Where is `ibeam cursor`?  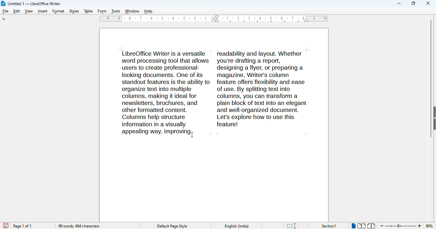 ibeam cursor is located at coordinates (194, 135).